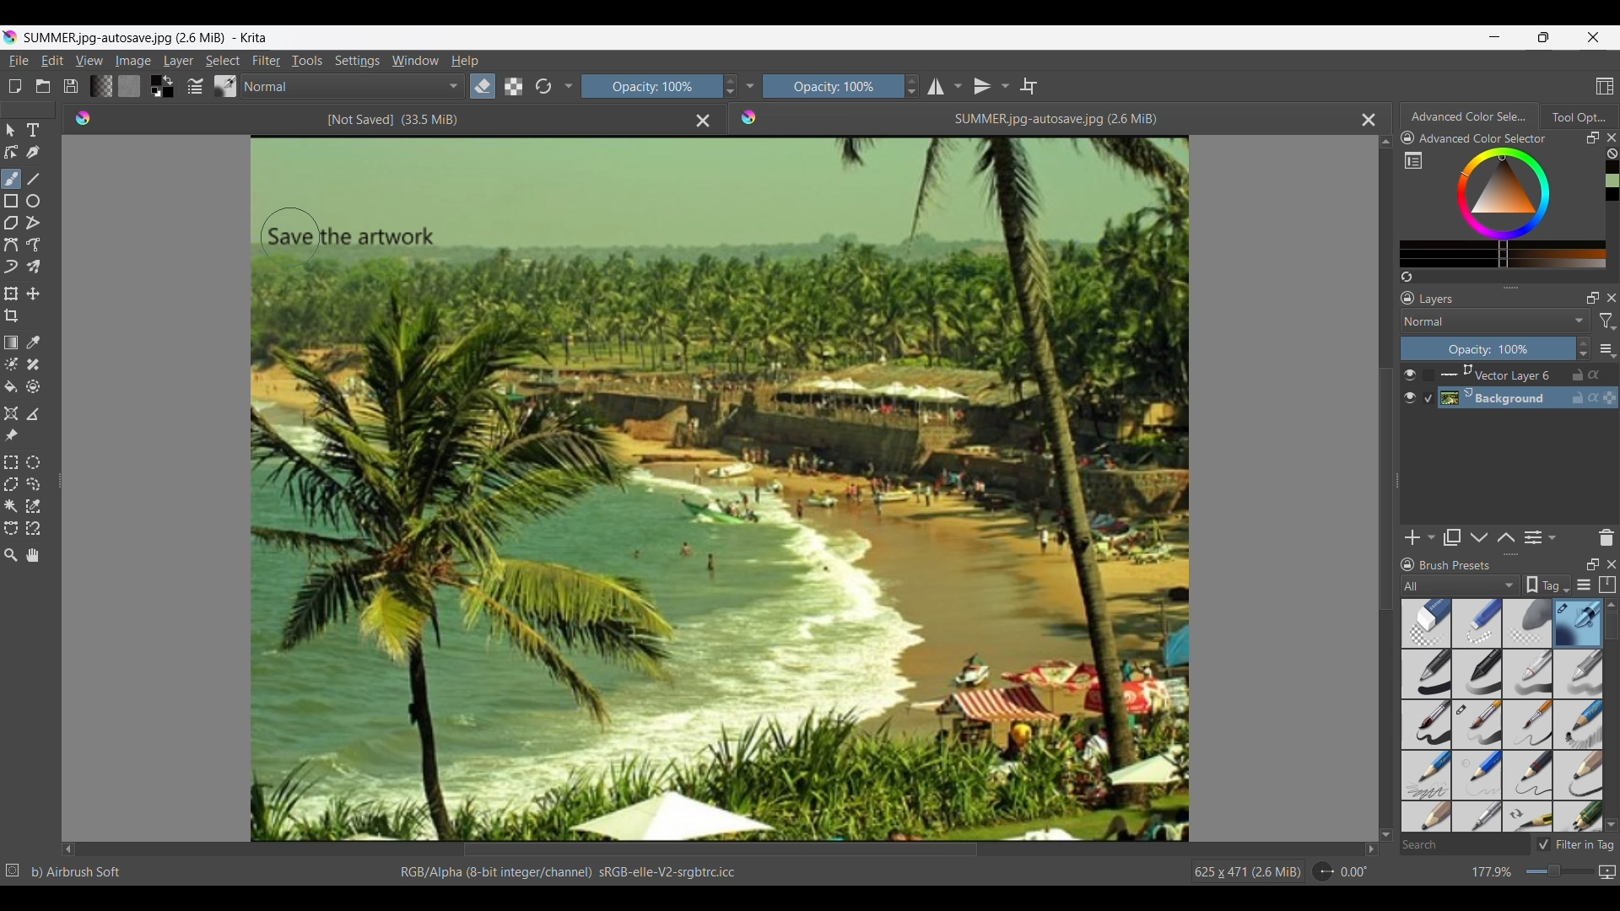 The height and width of the screenshot is (911, 1620). Describe the element at coordinates (90, 60) in the screenshot. I see `View` at that location.